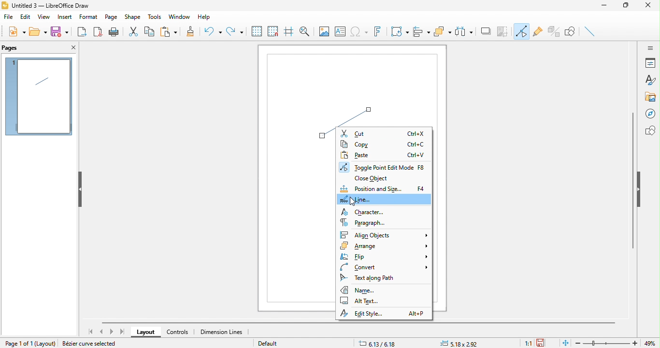  What do you see at coordinates (98, 32) in the screenshot?
I see `export directly as pdf` at bounding box center [98, 32].